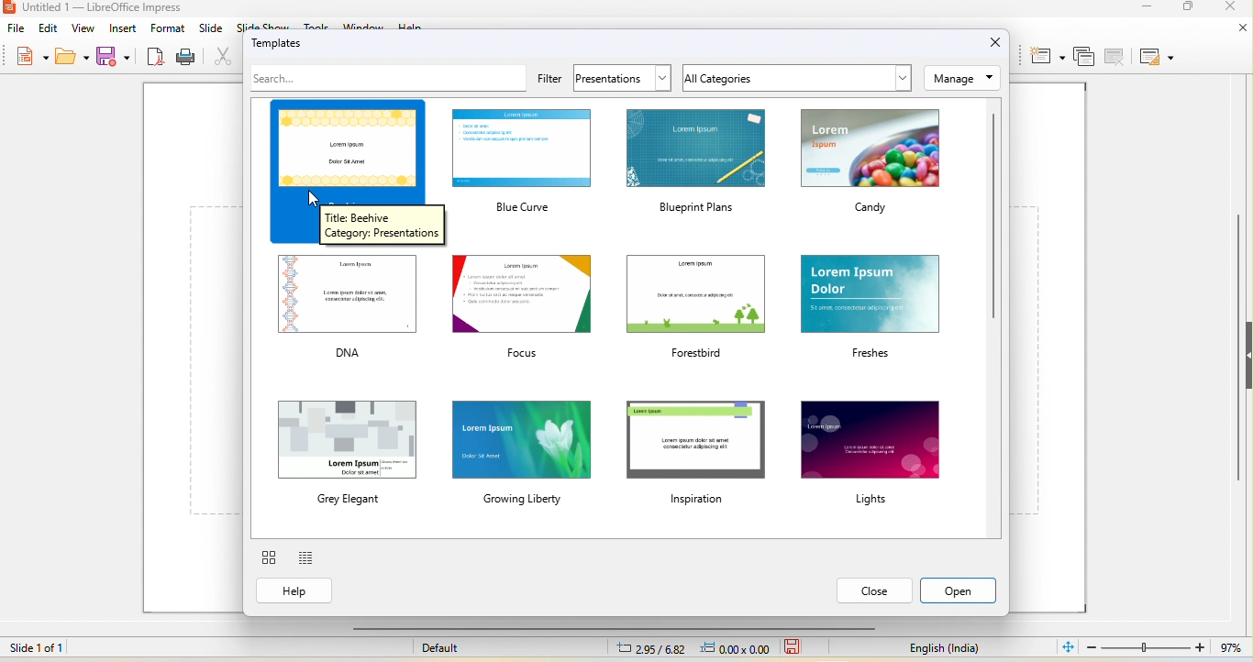  What do you see at coordinates (1237, 350) in the screenshot?
I see `vertical scroll bar` at bounding box center [1237, 350].